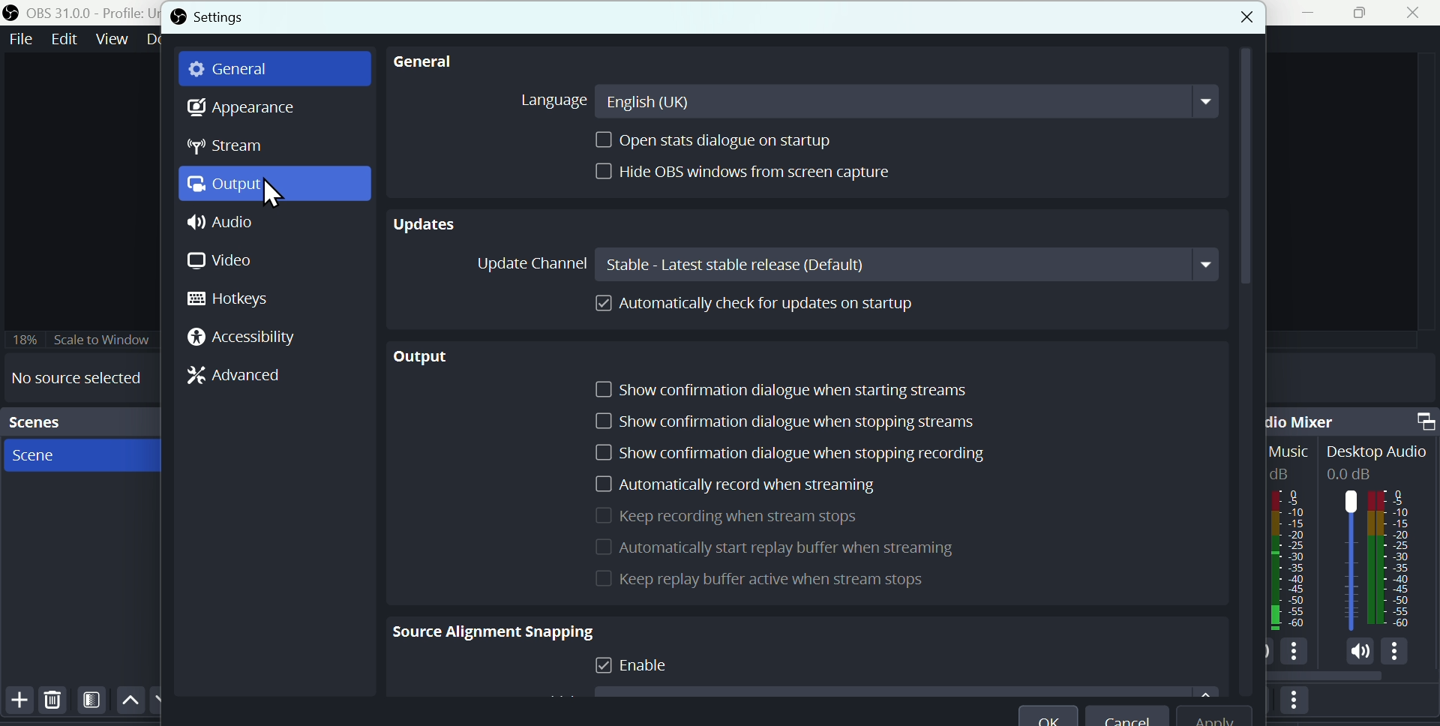 The width and height of the screenshot is (1440, 726). What do you see at coordinates (497, 631) in the screenshot?
I see `Source alignment snapping` at bounding box center [497, 631].